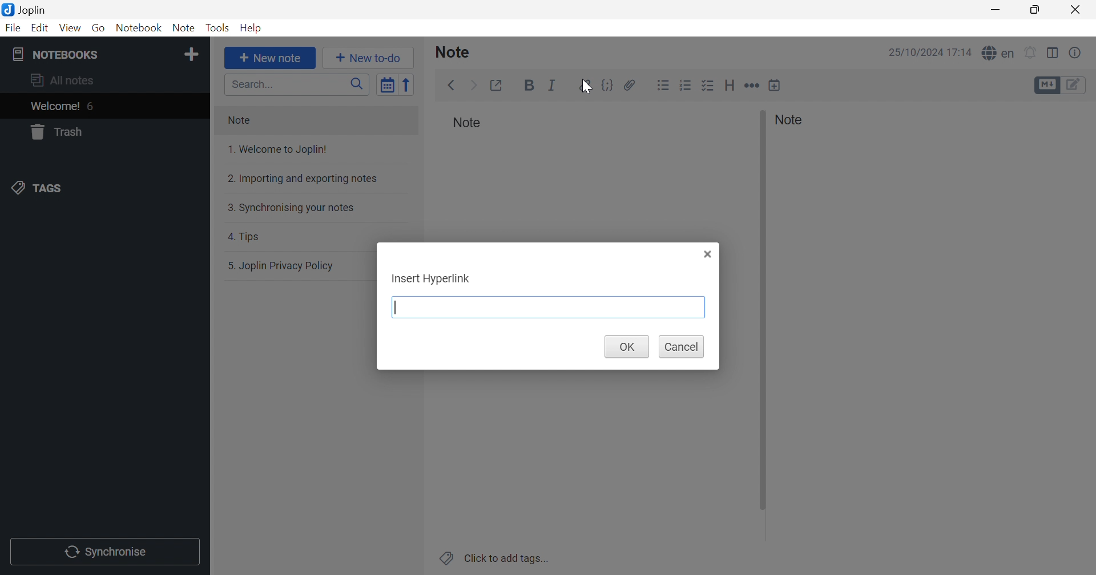 The image size is (1096, 575). Describe the element at coordinates (250, 29) in the screenshot. I see `Help` at that location.